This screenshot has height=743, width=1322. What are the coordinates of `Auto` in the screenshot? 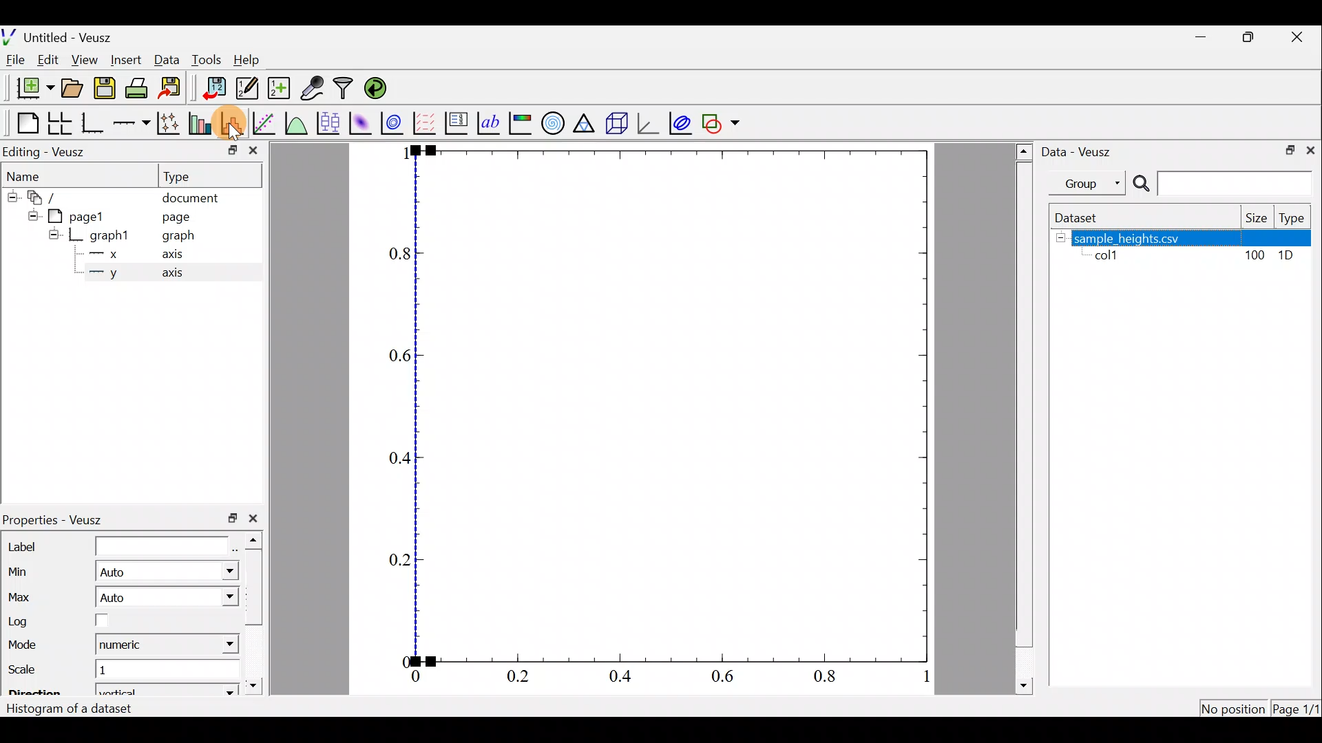 It's located at (120, 572).